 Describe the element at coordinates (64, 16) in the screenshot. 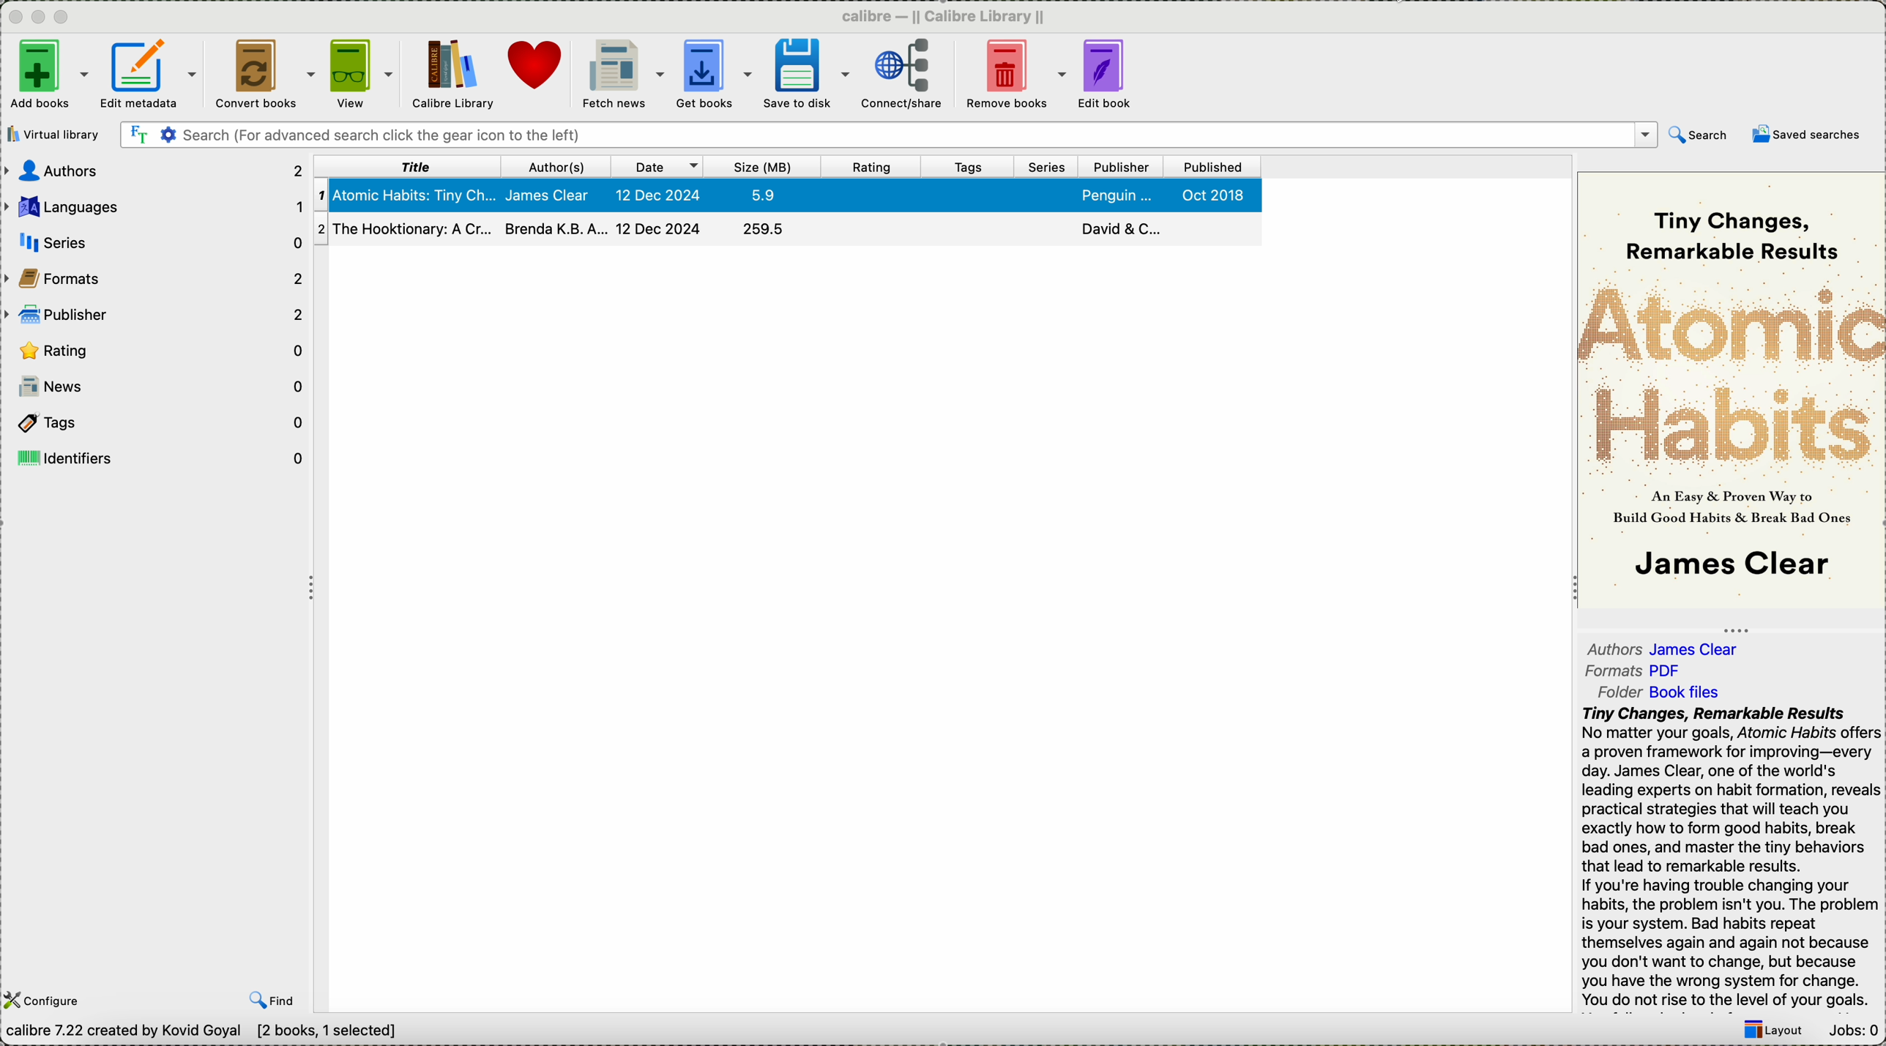

I see `maximize` at that location.